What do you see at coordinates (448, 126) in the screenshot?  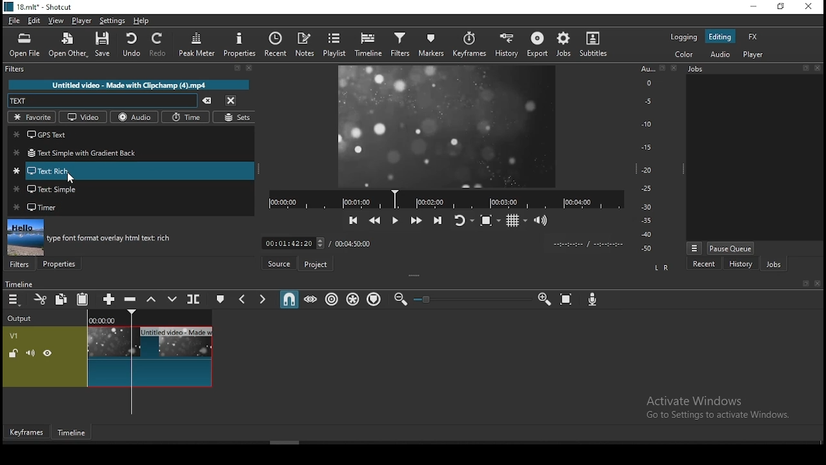 I see `video preview` at bounding box center [448, 126].